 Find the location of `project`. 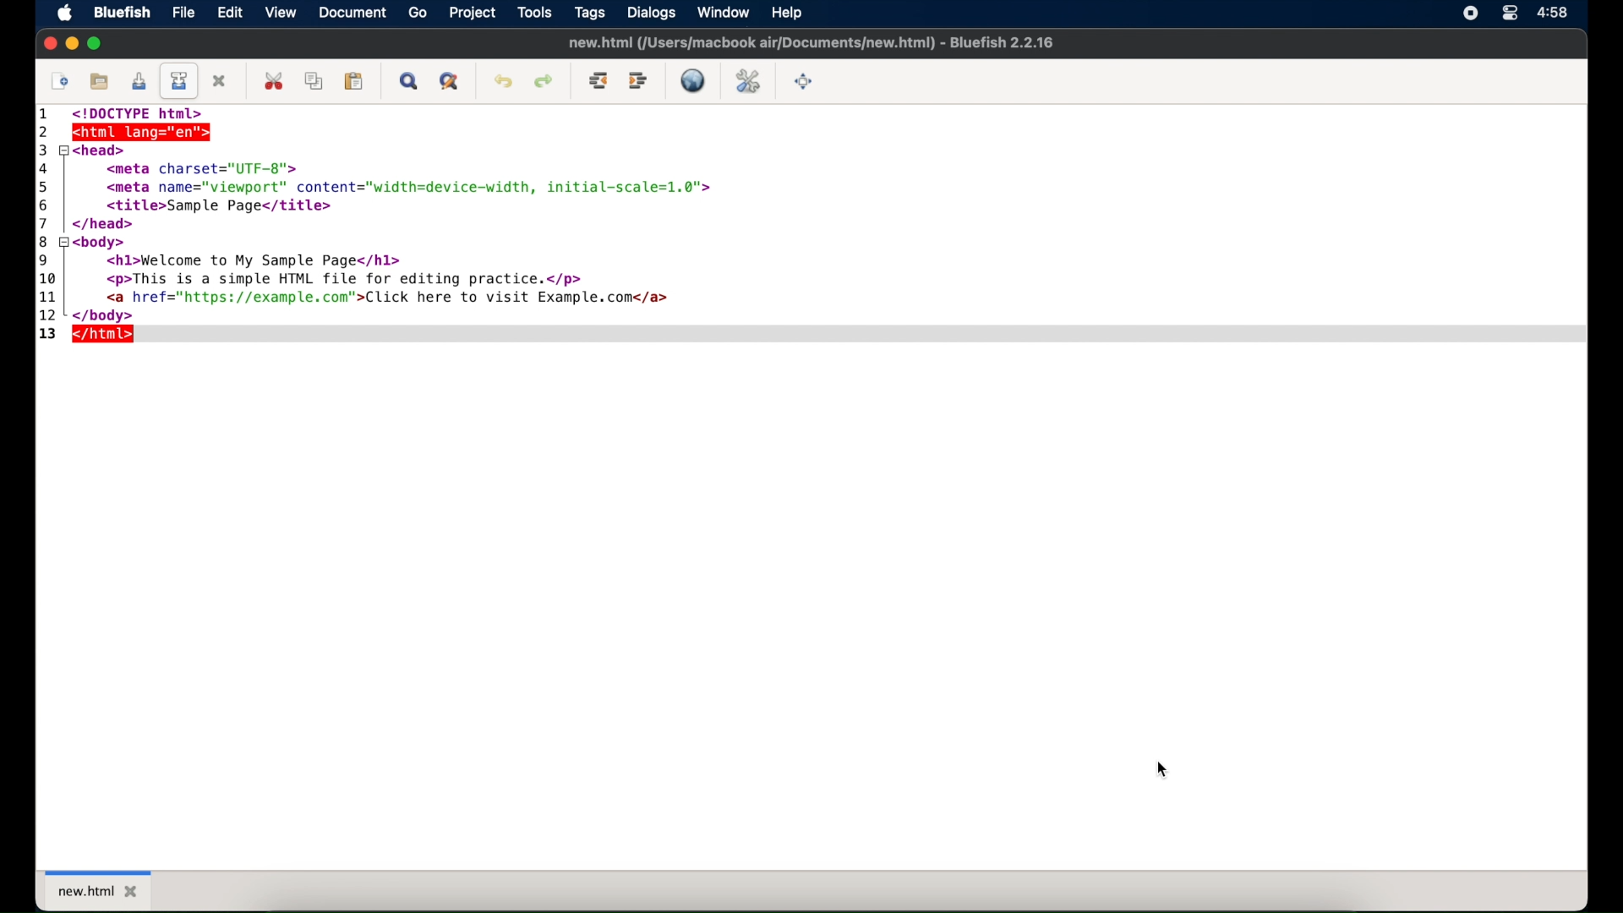

project is located at coordinates (474, 14).